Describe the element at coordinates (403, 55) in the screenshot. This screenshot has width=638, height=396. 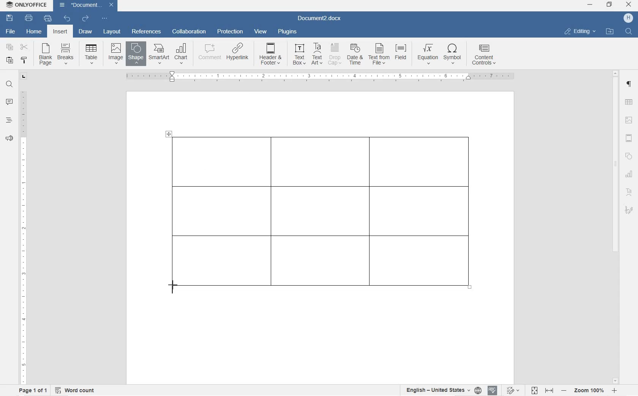
I see `FIELD` at that location.